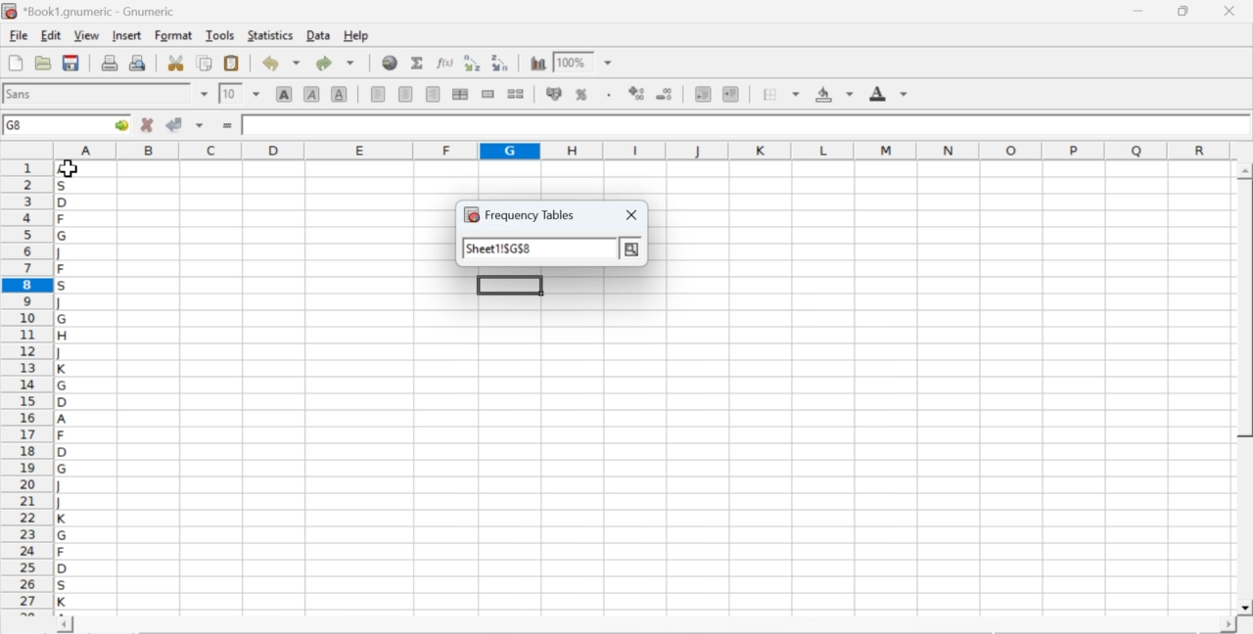 The width and height of the screenshot is (1253, 634). What do you see at coordinates (256, 93) in the screenshot?
I see `drop down` at bounding box center [256, 93].